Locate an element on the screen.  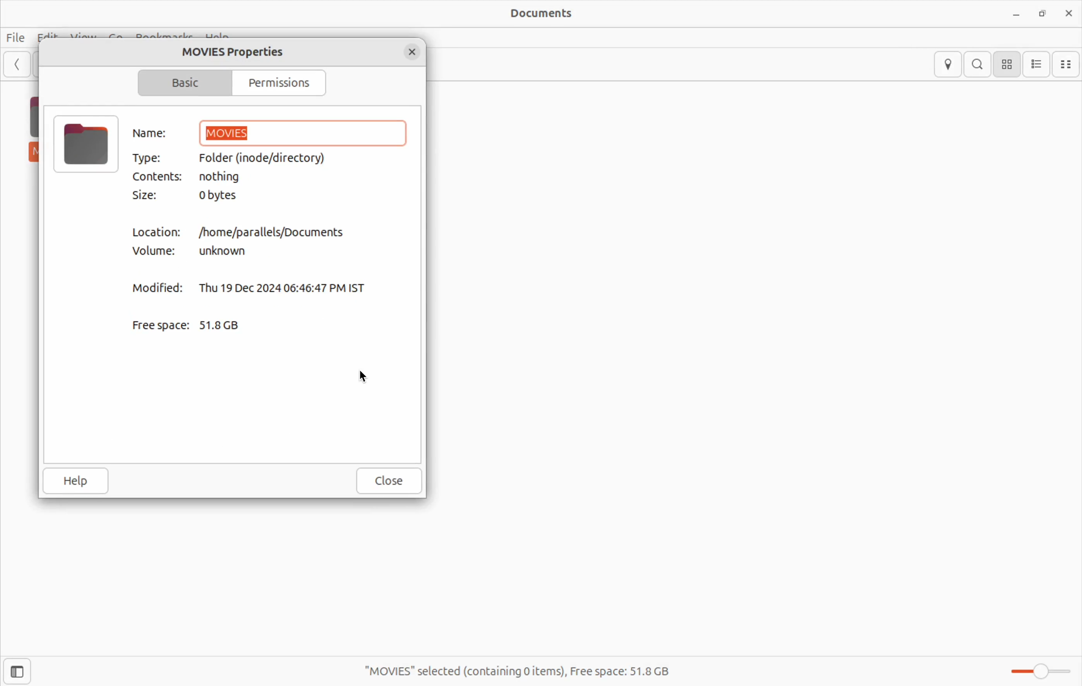
text box is located at coordinates (302, 132).